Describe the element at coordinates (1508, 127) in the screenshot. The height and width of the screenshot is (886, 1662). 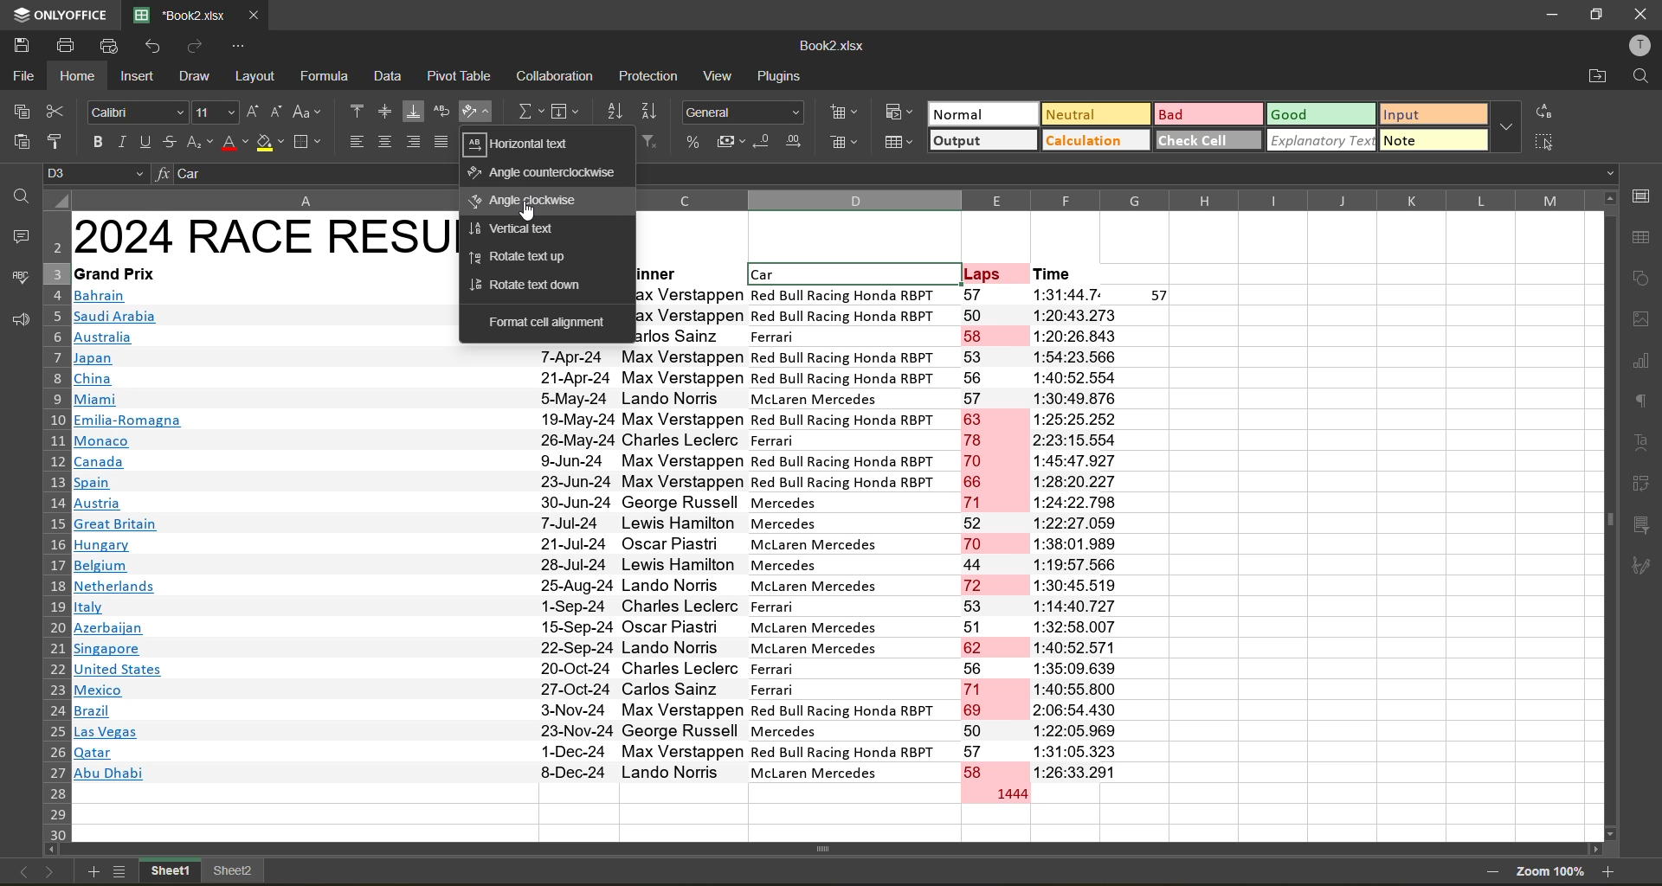
I see `more options` at that location.